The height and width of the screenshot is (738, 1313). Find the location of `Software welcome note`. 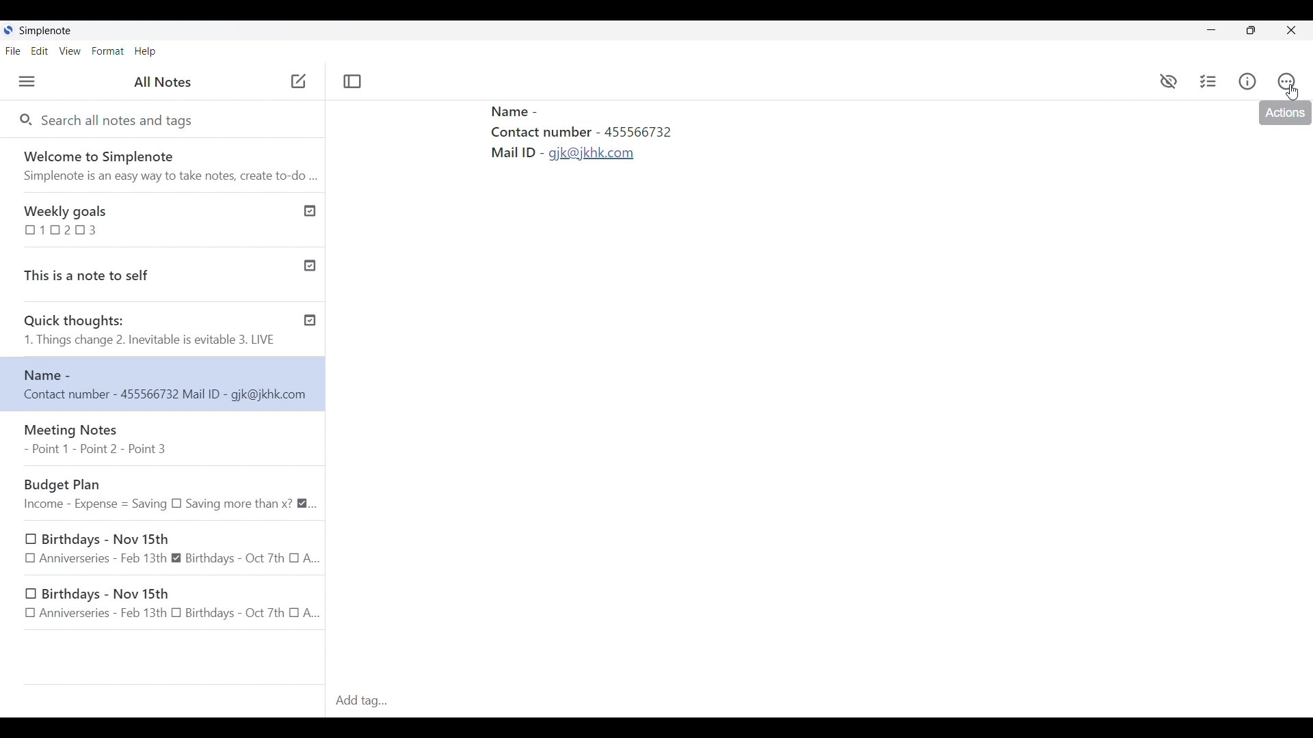

Software welcome note is located at coordinates (161, 163).